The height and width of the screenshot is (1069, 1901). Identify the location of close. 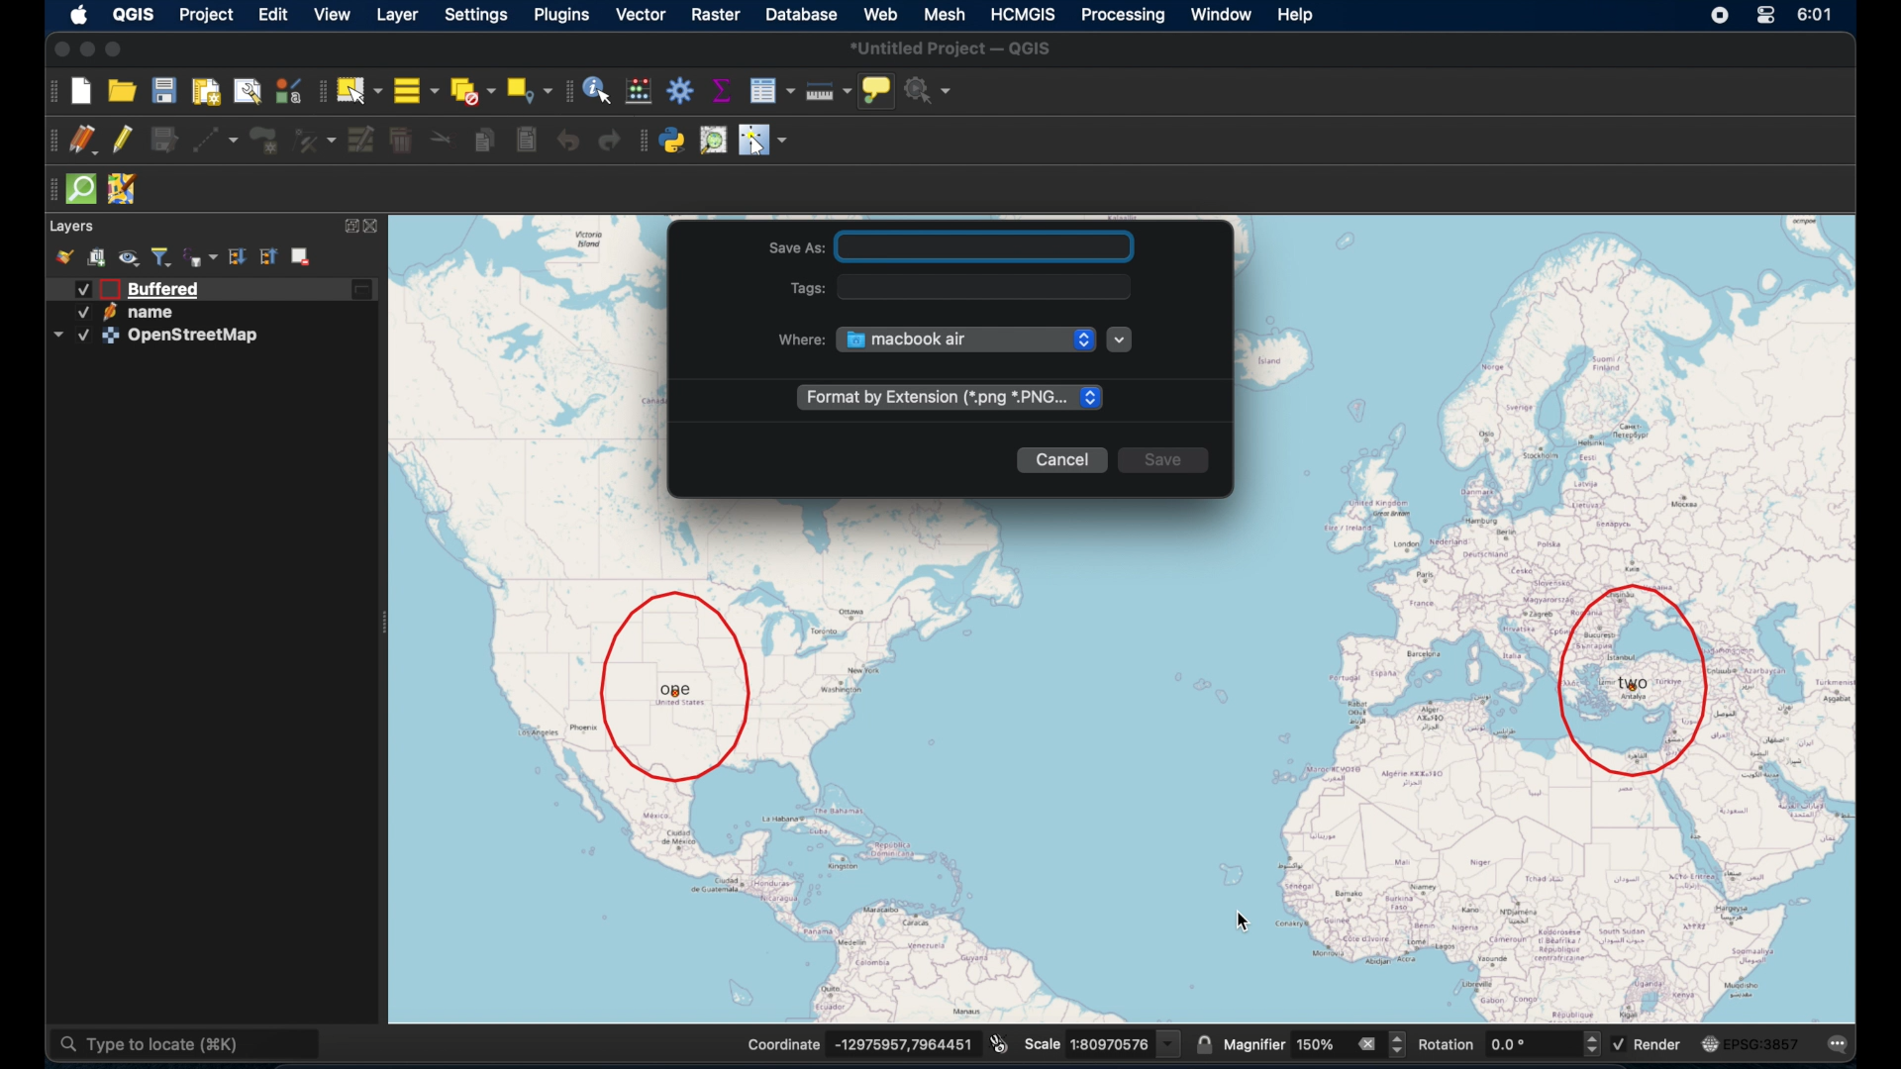
(58, 48).